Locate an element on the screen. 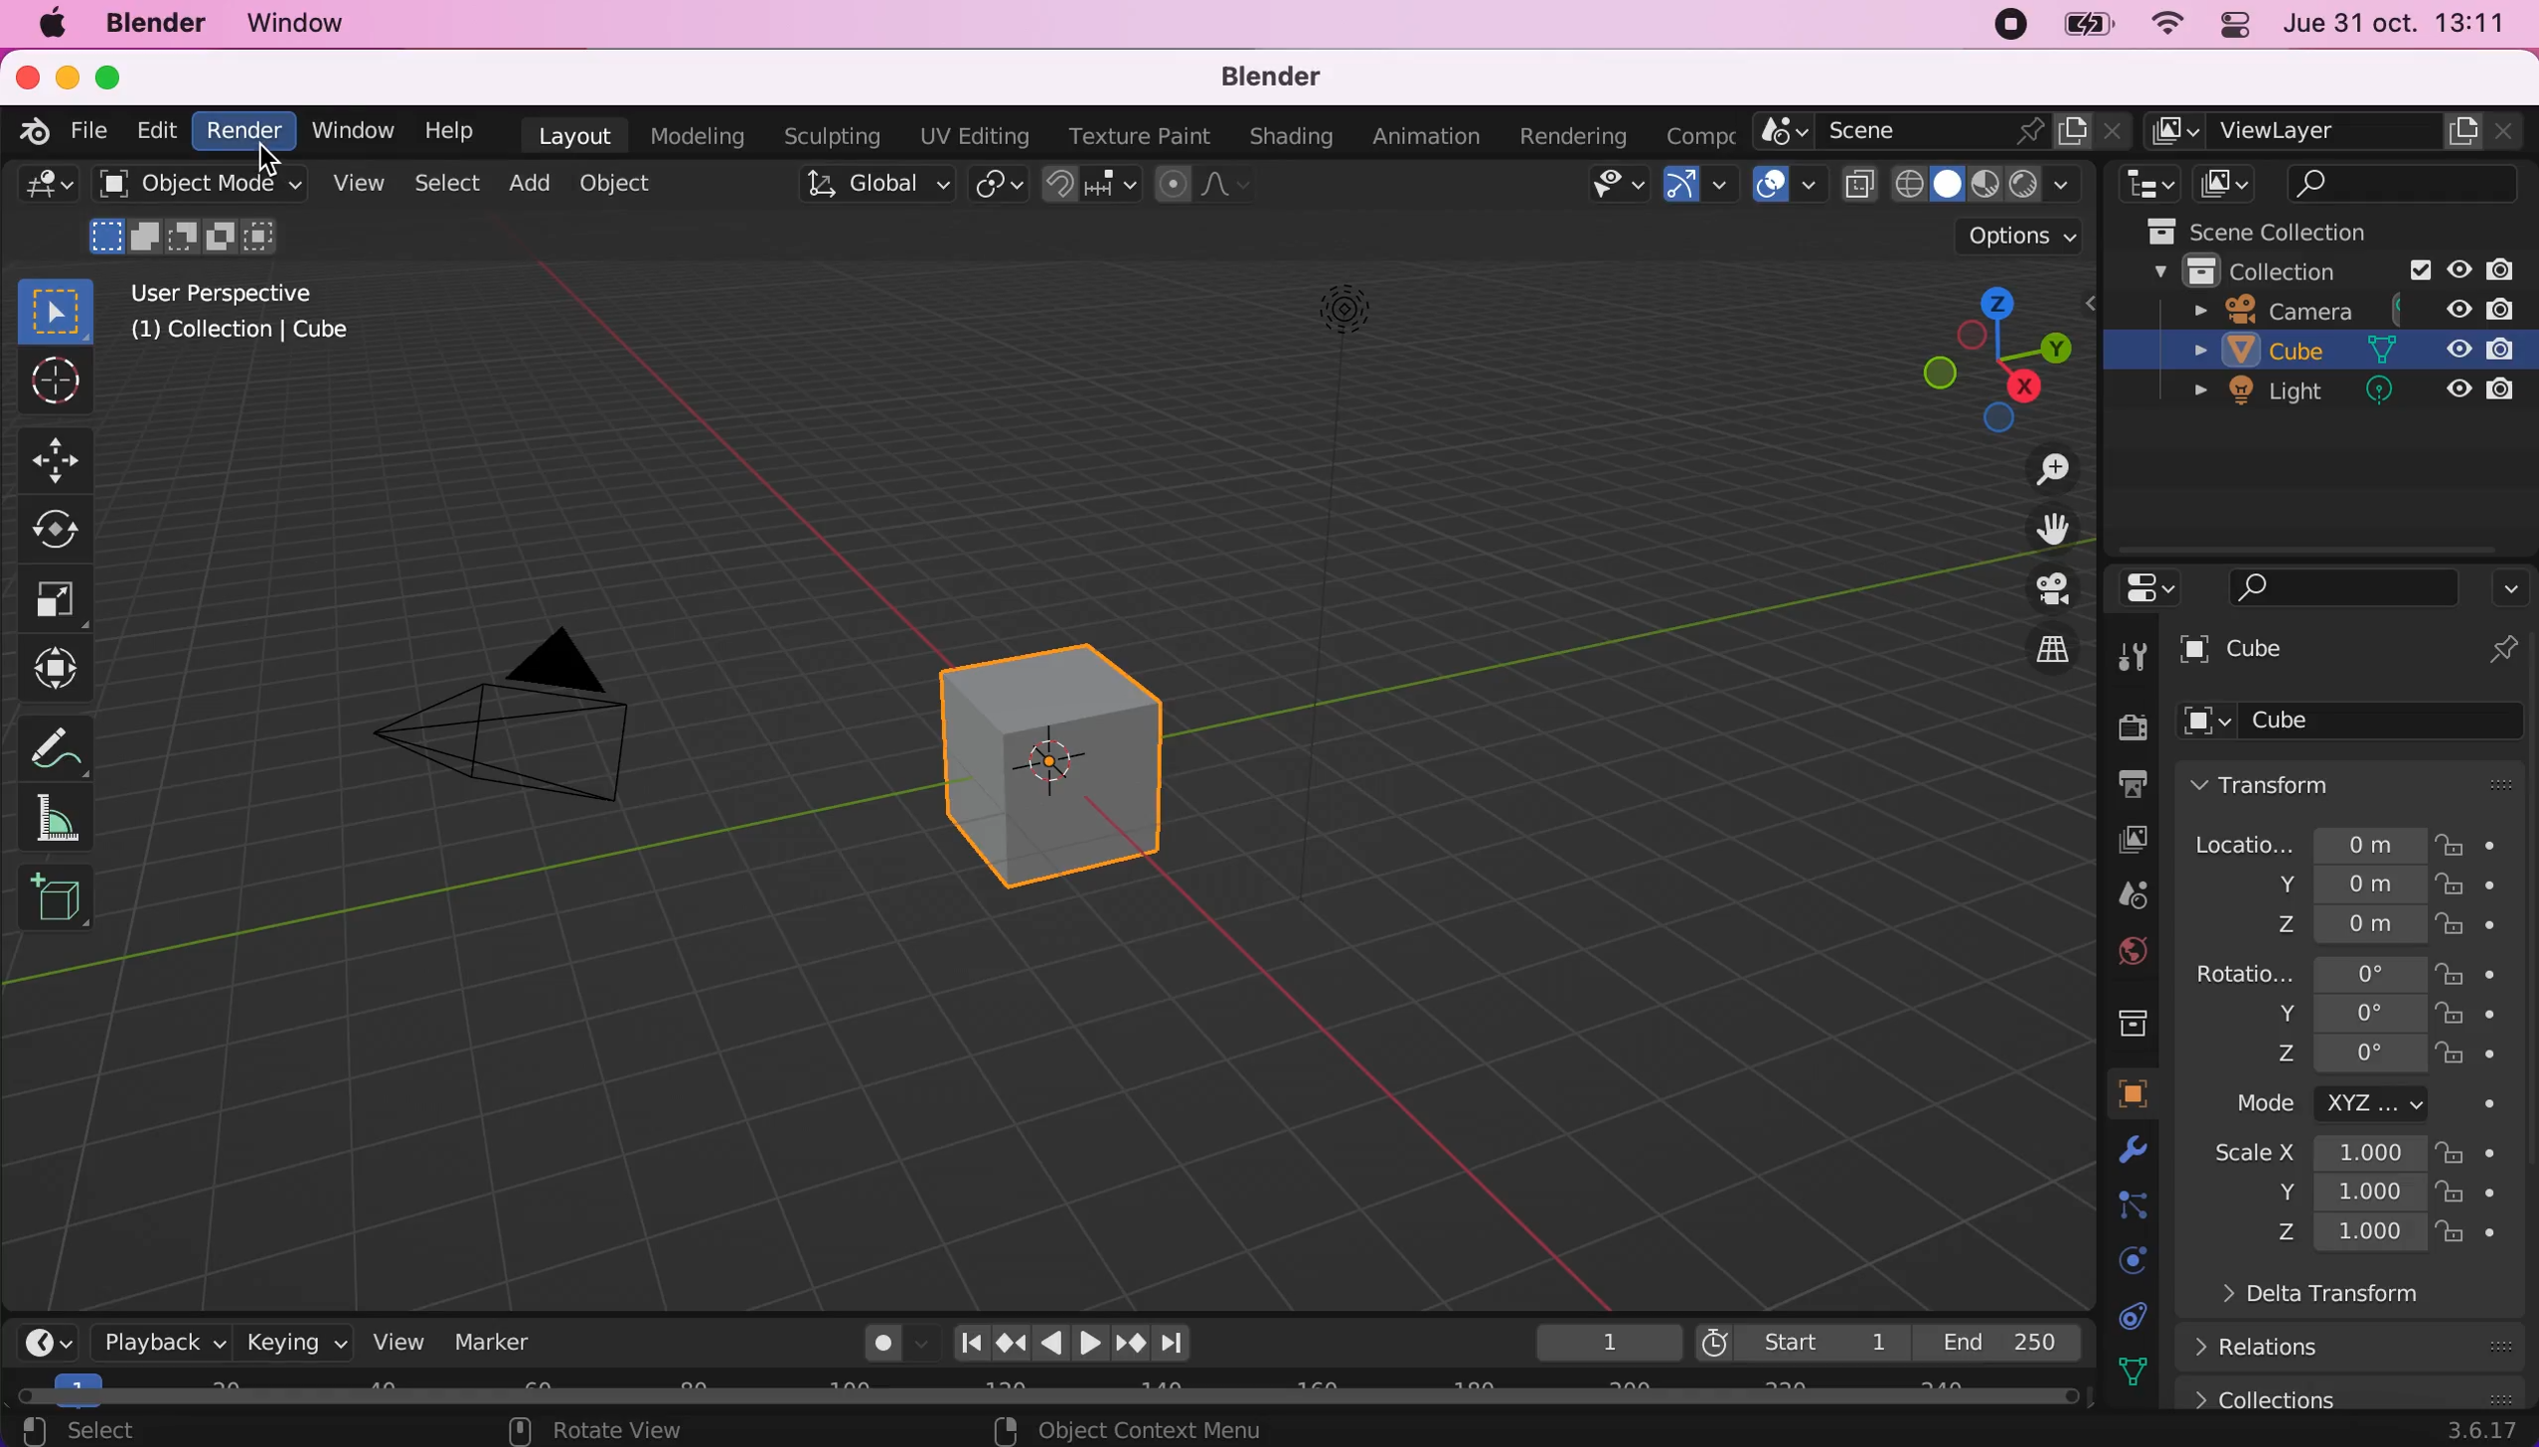 Image resolution: width=2539 pixels, height=1447 pixels. close is located at coordinates (24, 77).